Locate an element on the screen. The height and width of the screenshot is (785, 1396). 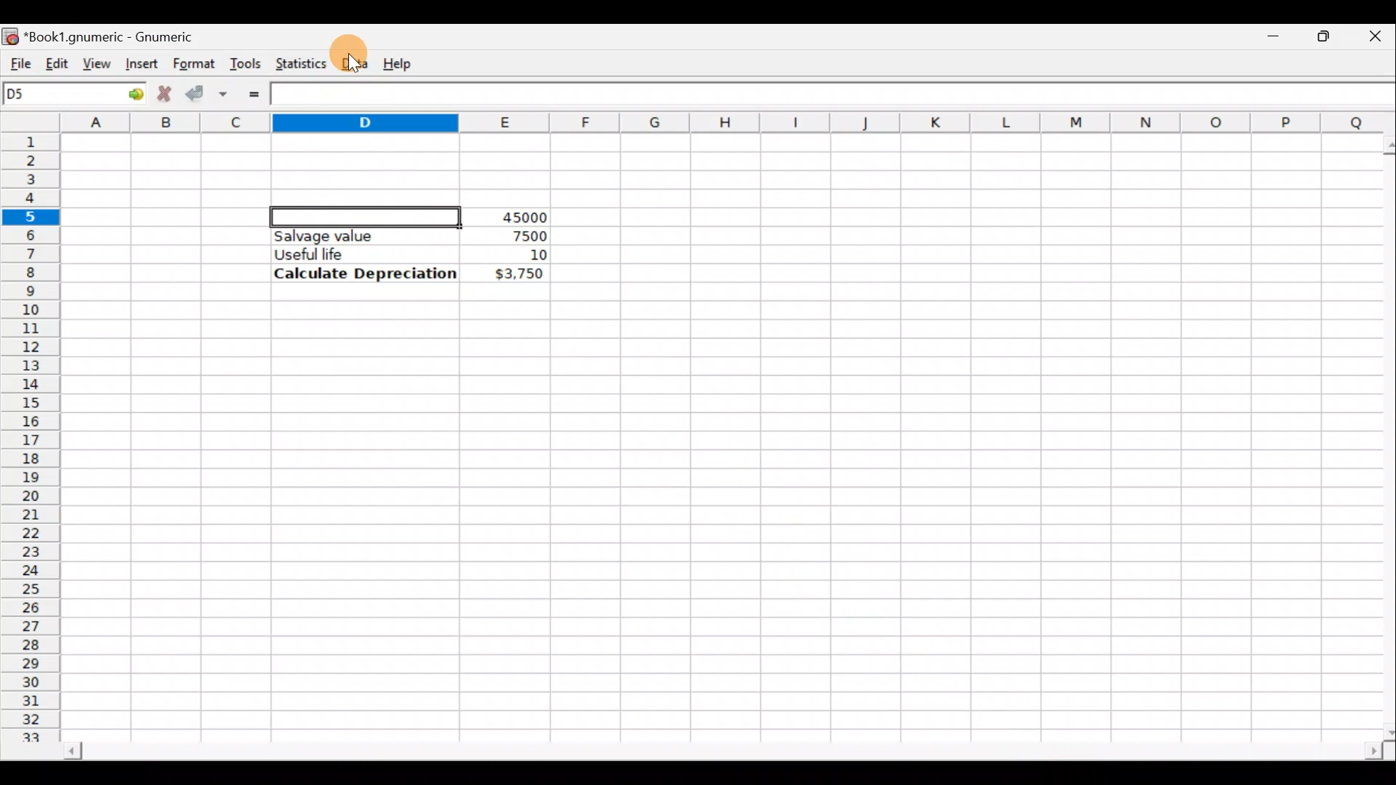
45000 is located at coordinates (519, 217).